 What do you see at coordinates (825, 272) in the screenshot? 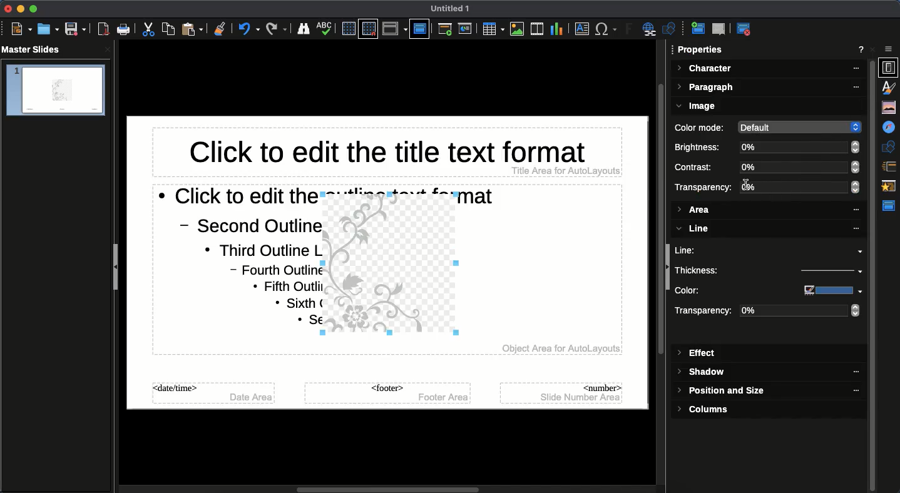
I see `thickness input` at bounding box center [825, 272].